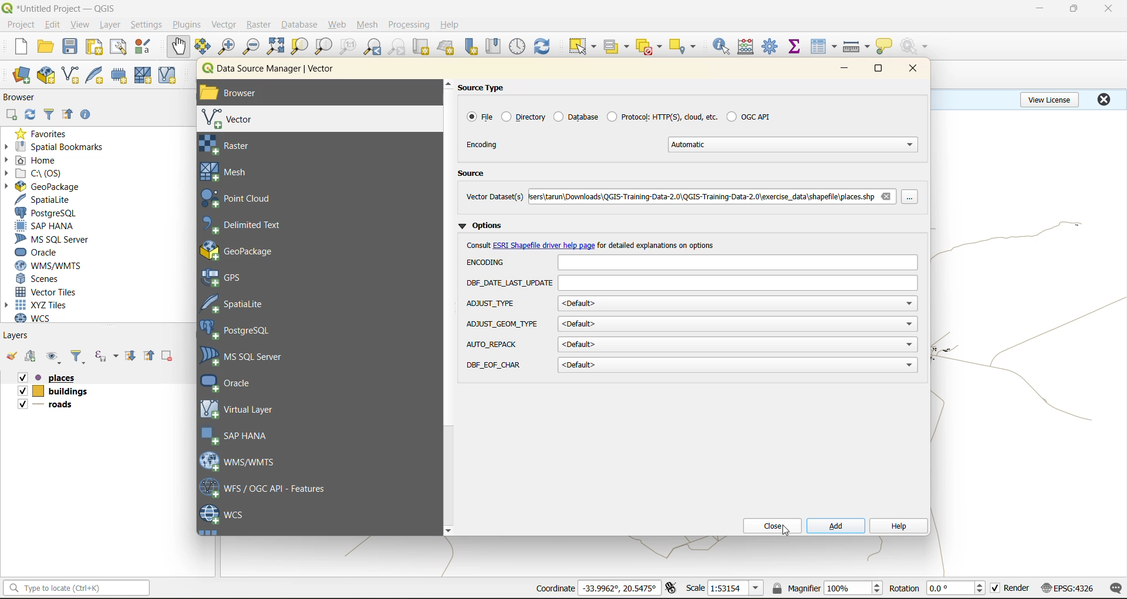 The width and height of the screenshot is (1127, 599). What do you see at coordinates (748, 116) in the screenshot?
I see `ogc api` at bounding box center [748, 116].